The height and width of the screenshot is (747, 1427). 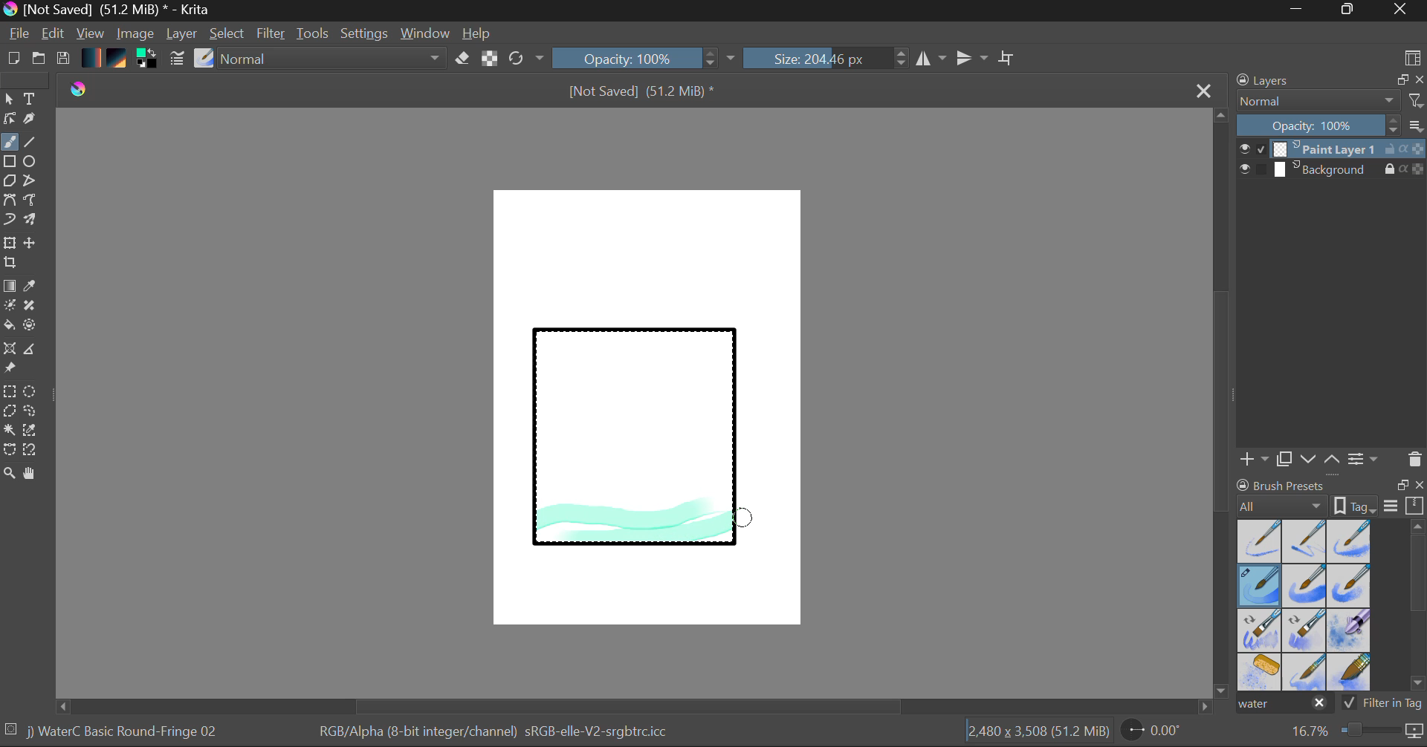 What do you see at coordinates (31, 182) in the screenshot?
I see `Polyline` at bounding box center [31, 182].